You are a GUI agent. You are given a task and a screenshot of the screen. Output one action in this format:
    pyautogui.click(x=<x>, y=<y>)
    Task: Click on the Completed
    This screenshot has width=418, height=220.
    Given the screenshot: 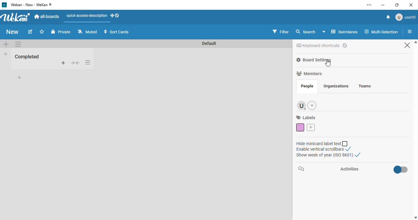 What is the action you would take?
    pyautogui.click(x=28, y=57)
    